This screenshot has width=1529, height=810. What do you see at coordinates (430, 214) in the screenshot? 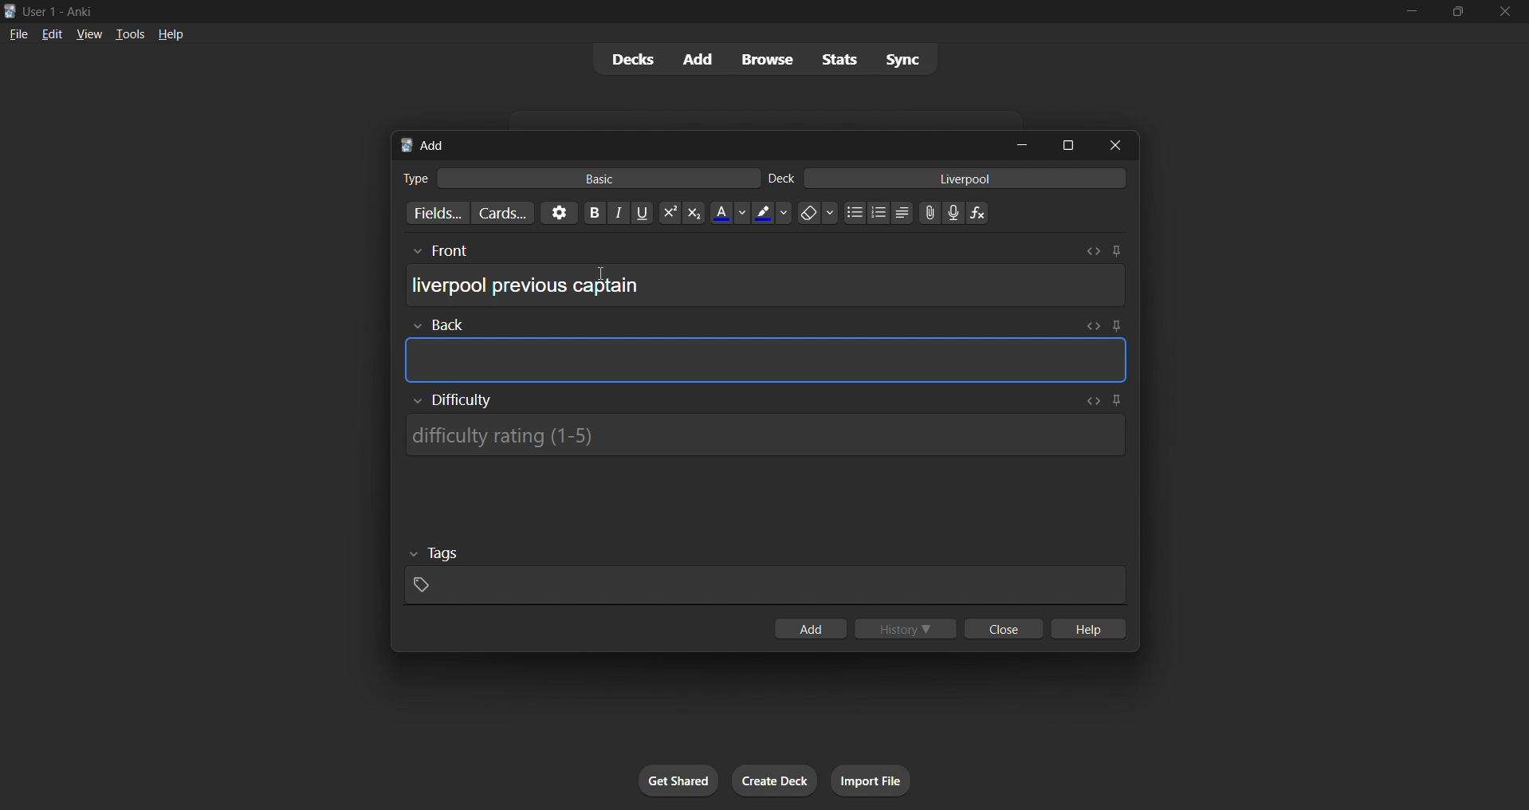
I see `customize fields` at bounding box center [430, 214].